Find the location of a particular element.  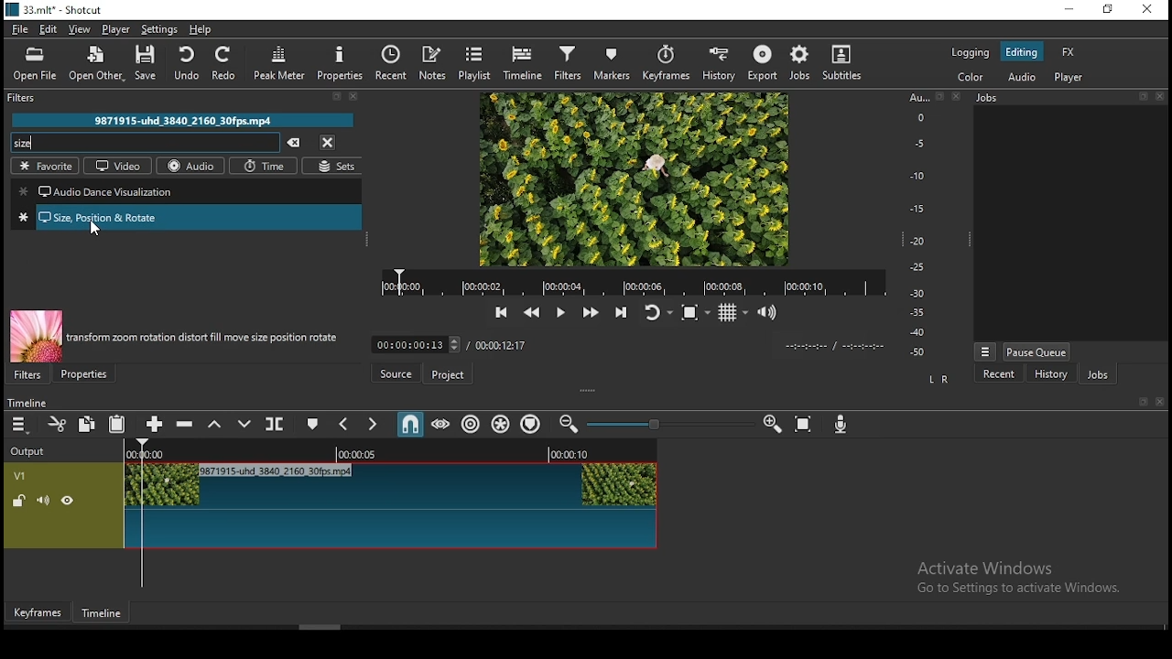

play/pause is located at coordinates (560, 312).